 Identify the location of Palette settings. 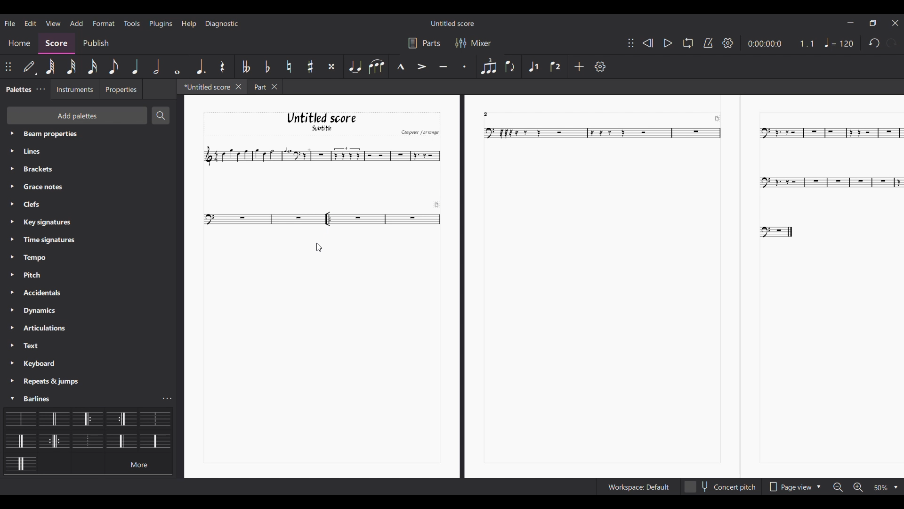
(54, 381).